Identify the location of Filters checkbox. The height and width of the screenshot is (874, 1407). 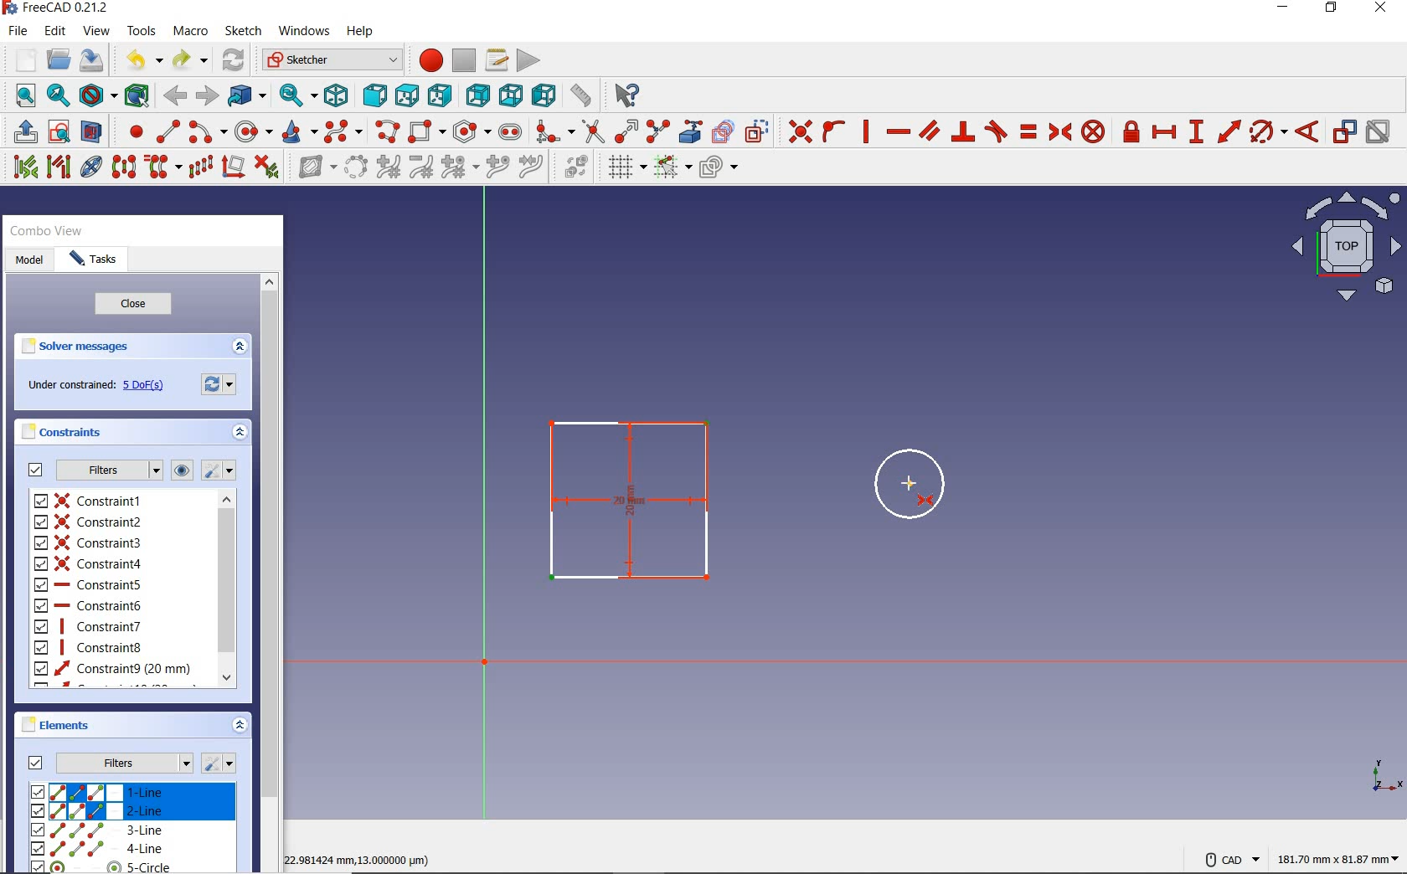
(33, 467).